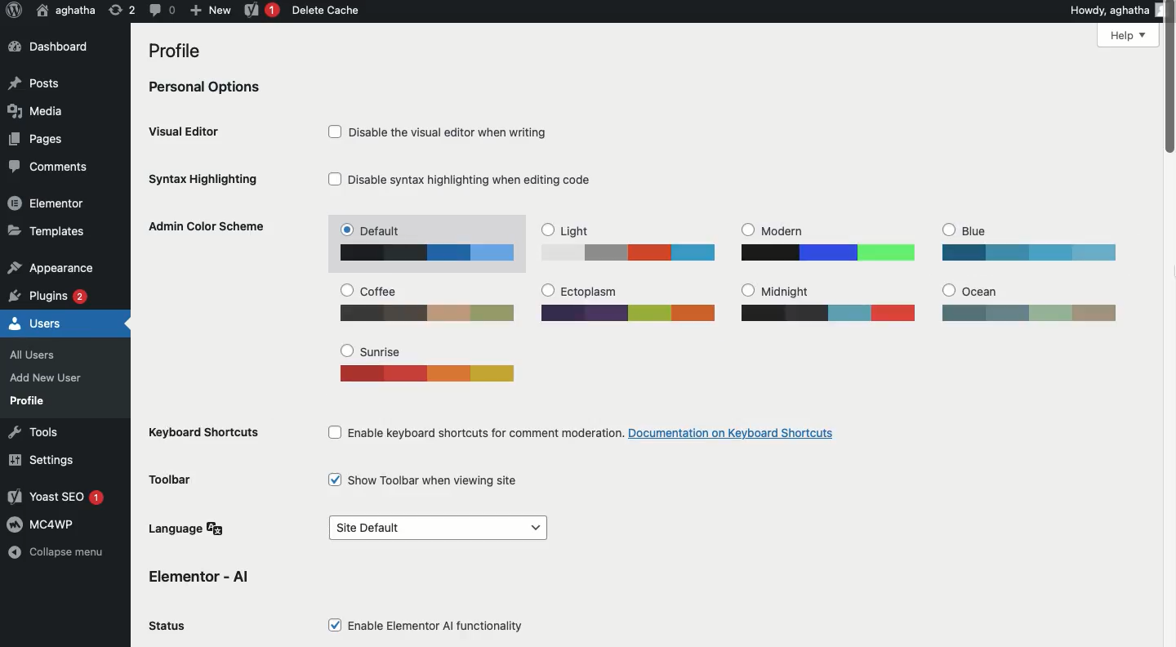  What do you see at coordinates (35, 85) in the screenshot?
I see `Posts` at bounding box center [35, 85].